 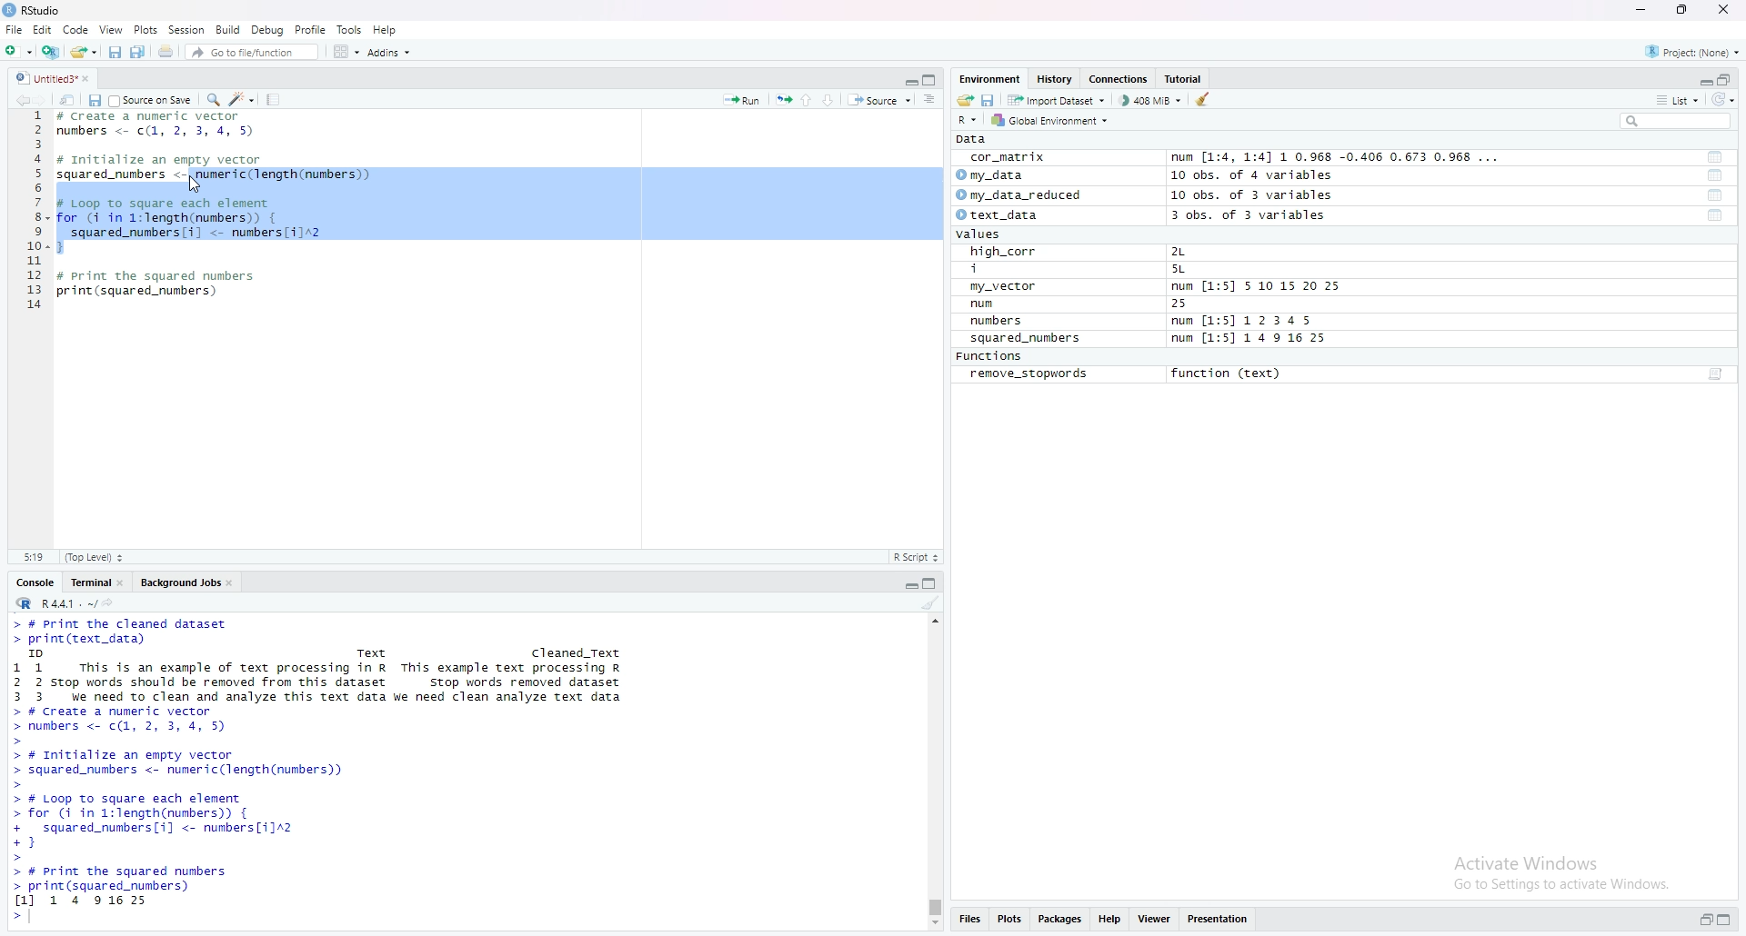 What do you see at coordinates (930, 602) in the screenshot?
I see `clear console` at bounding box center [930, 602].